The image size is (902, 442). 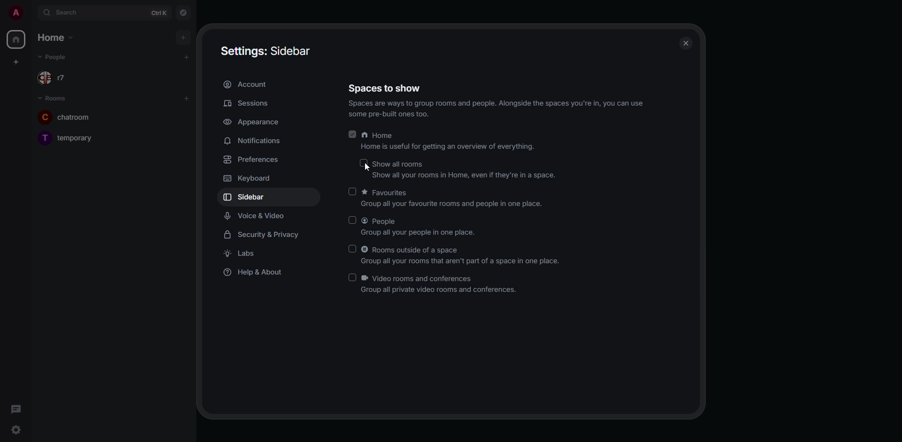 What do you see at coordinates (495, 100) in the screenshot?
I see `spaces to show` at bounding box center [495, 100].